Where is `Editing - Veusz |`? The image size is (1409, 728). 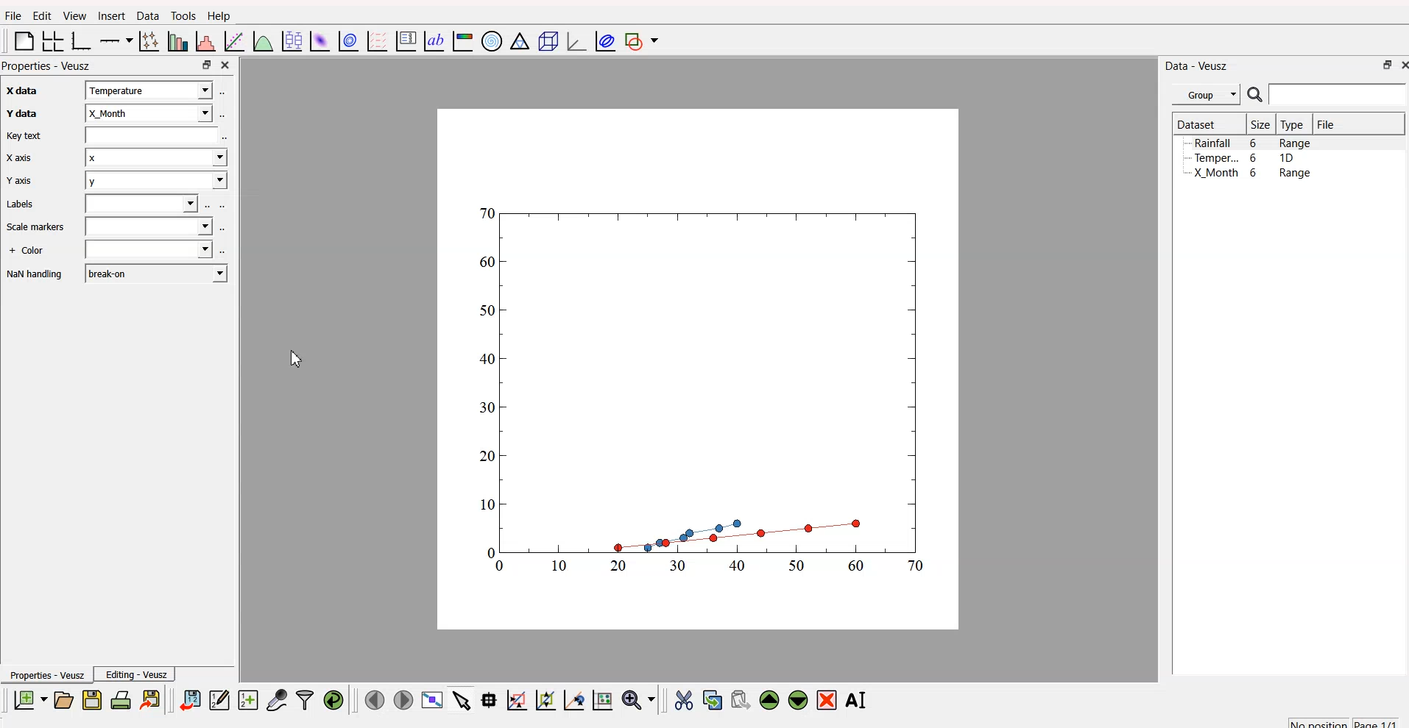 Editing - Veusz | is located at coordinates (138, 674).